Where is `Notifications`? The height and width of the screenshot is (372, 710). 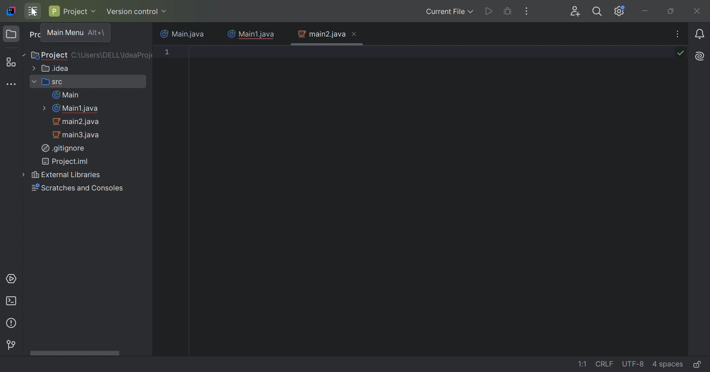
Notifications is located at coordinates (699, 35).